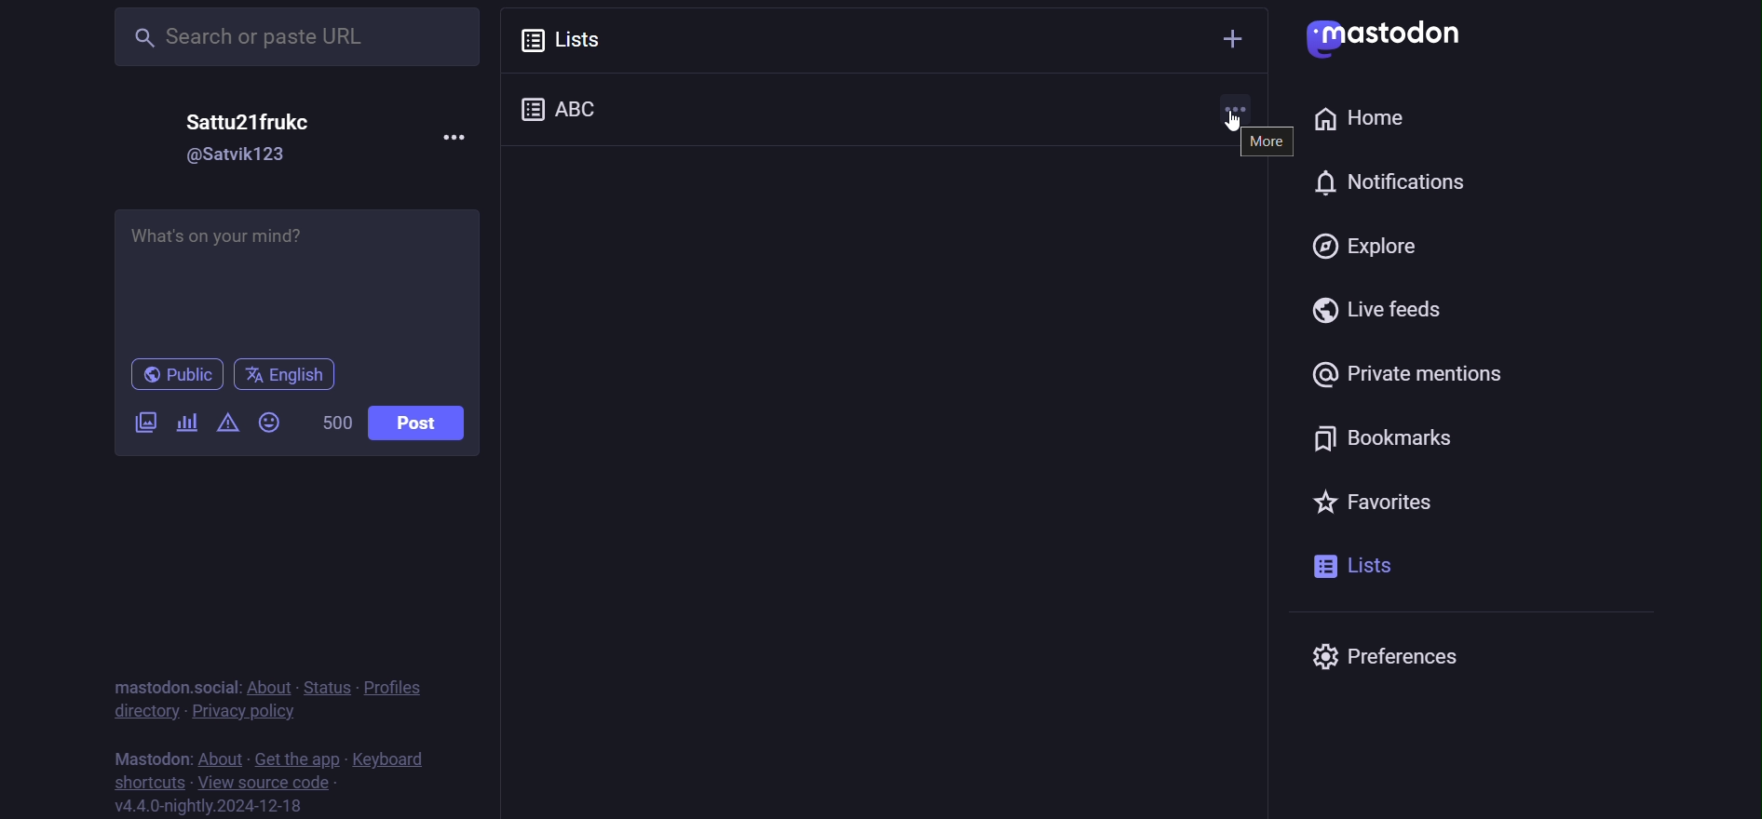  Describe the element at coordinates (187, 422) in the screenshot. I see `poll` at that location.